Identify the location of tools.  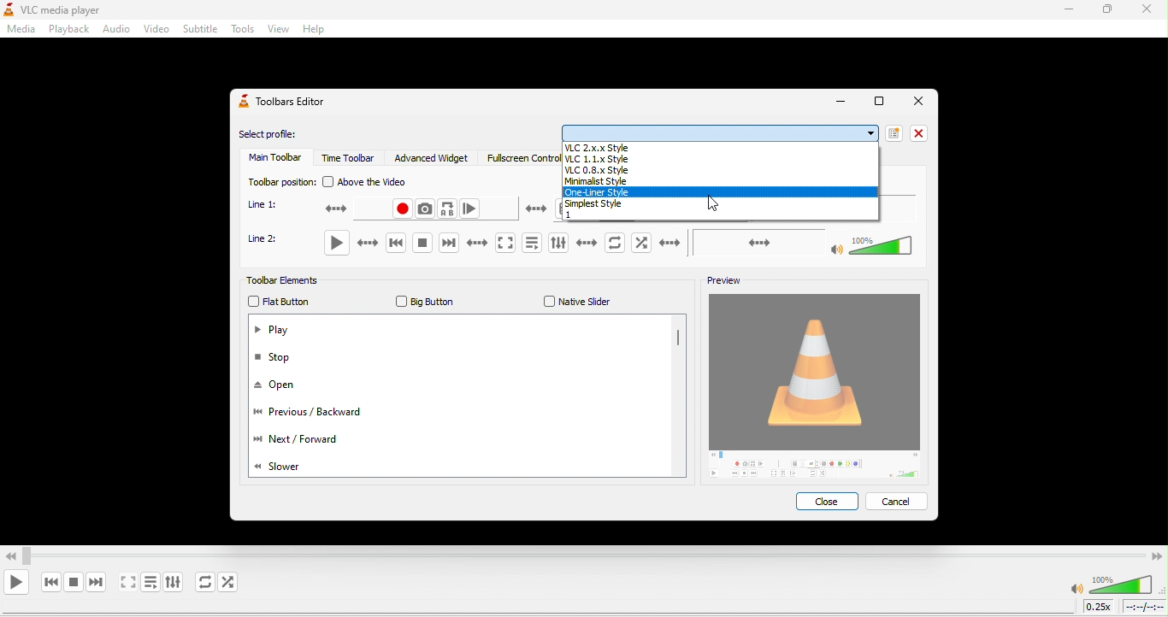
(241, 30).